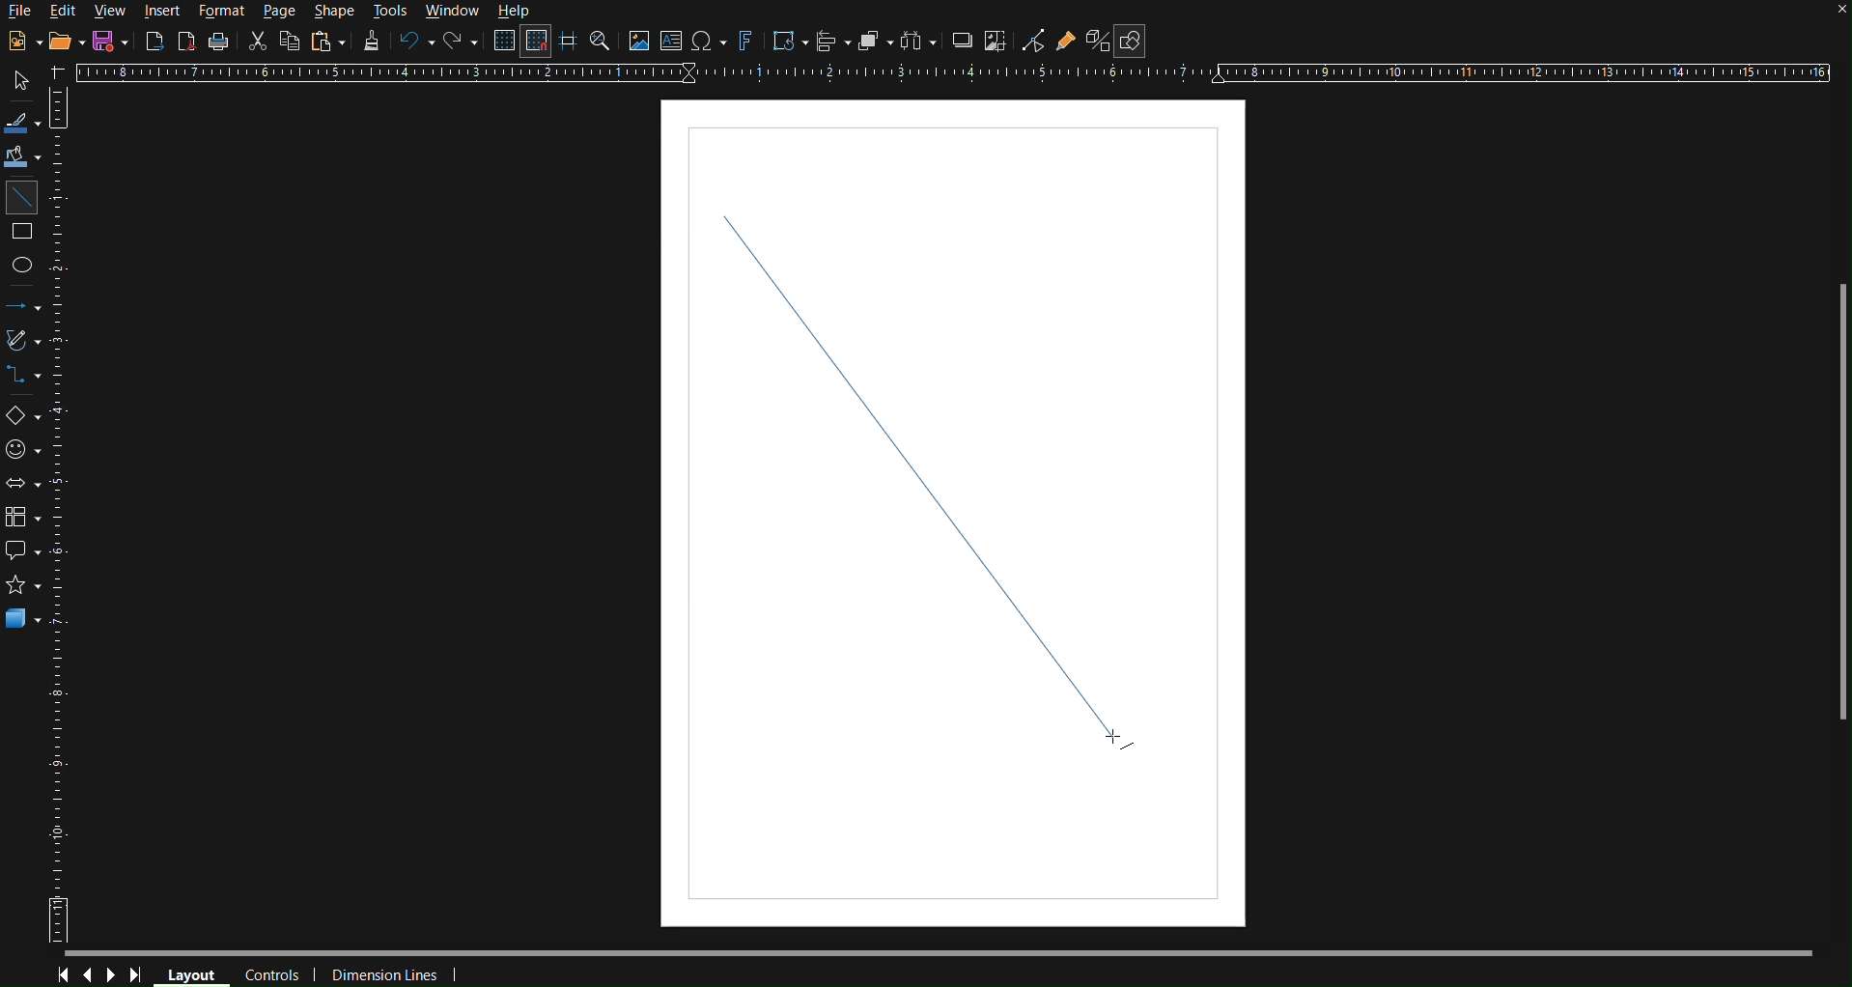 The height and width of the screenshot is (987, 1852). I want to click on Guidelines while moving, so click(570, 41).